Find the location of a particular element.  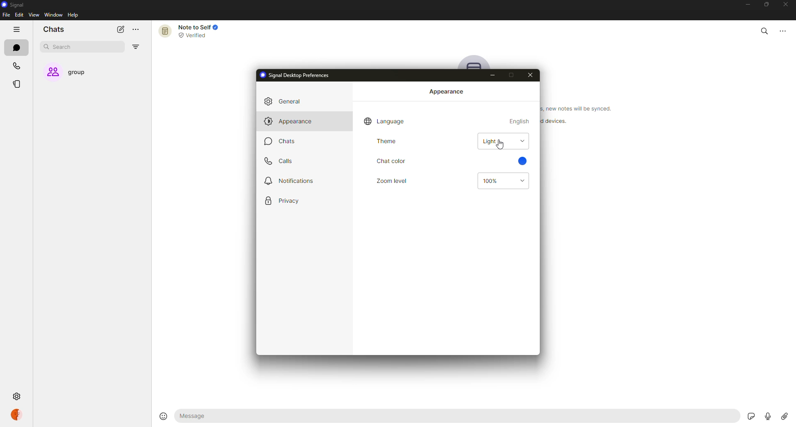

note to self is located at coordinates (192, 31).